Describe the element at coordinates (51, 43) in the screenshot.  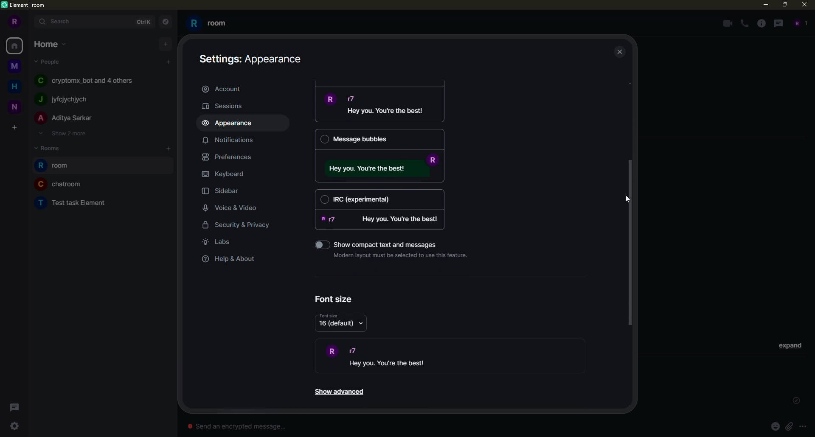
I see `home` at that location.